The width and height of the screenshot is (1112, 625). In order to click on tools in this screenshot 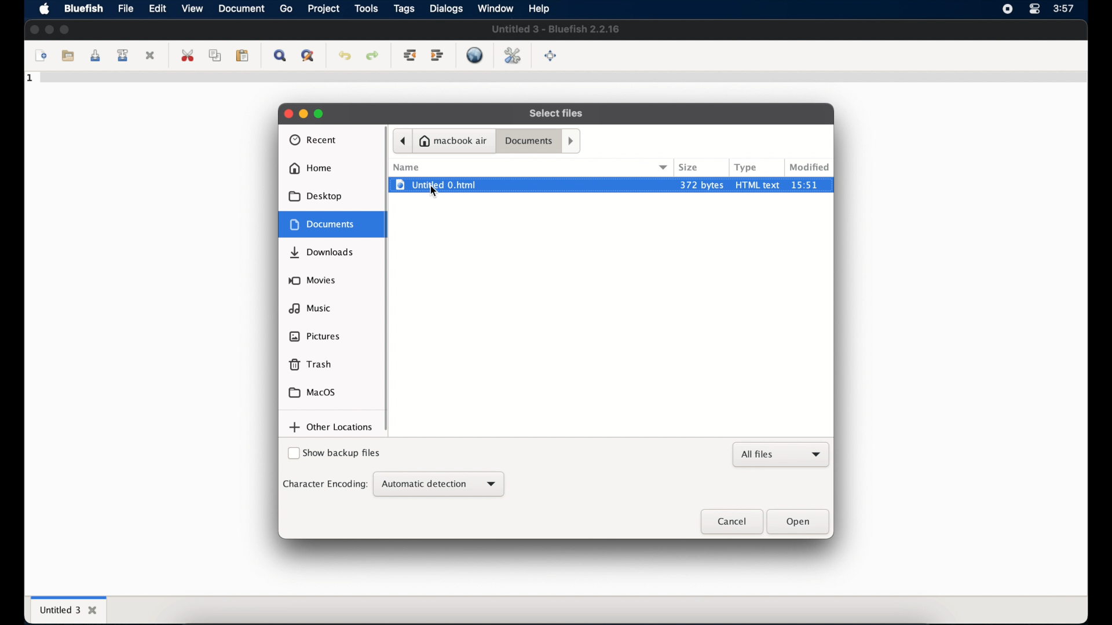, I will do `click(366, 9)`.